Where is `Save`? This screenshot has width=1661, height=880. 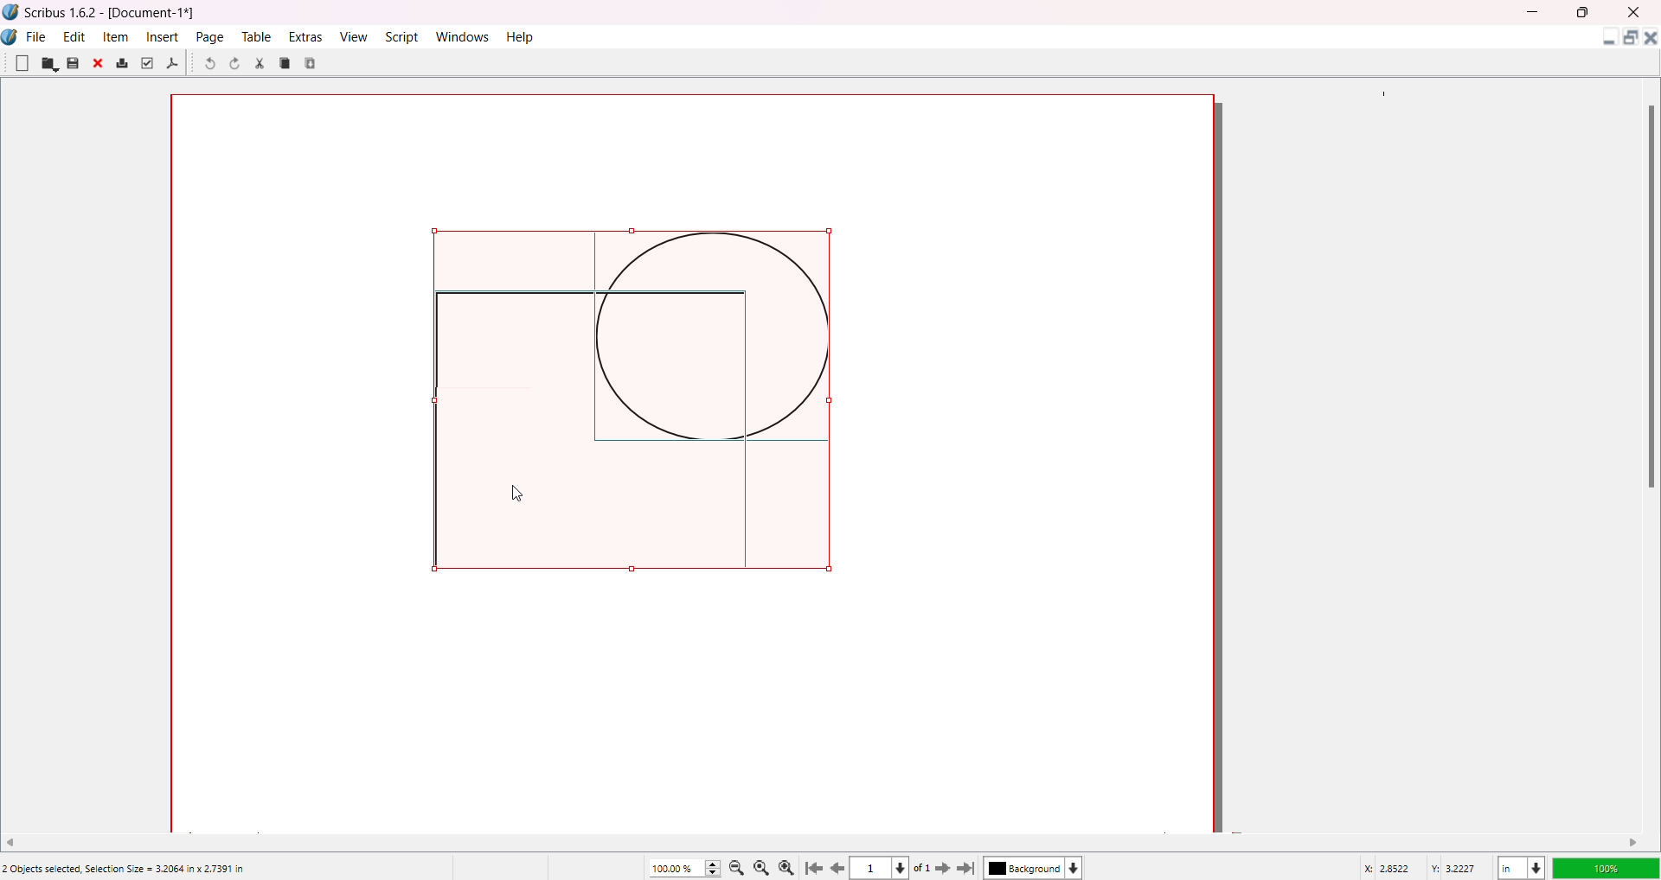
Save is located at coordinates (73, 63).